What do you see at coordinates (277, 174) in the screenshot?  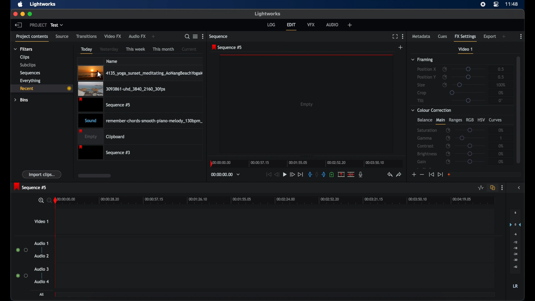 I see `rewind` at bounding box center [277, 174].